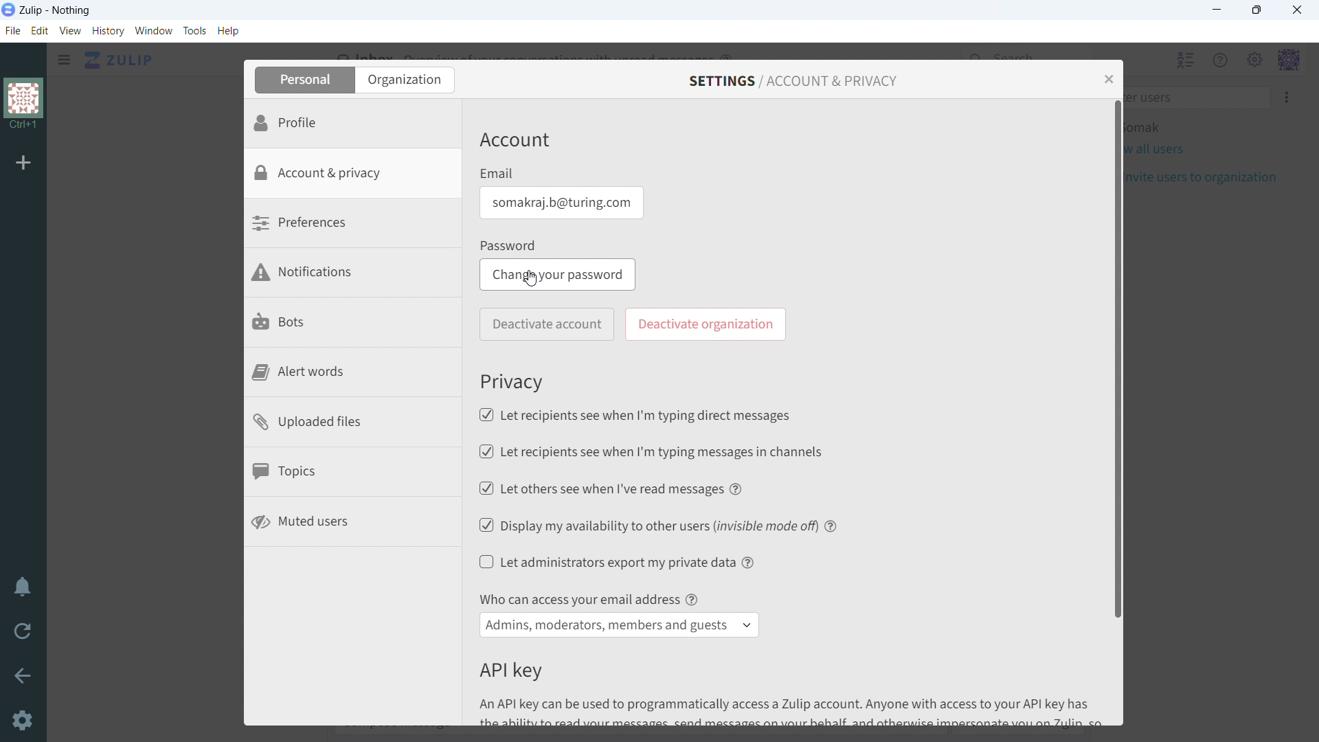  Describe the element at coordinates (607, 562) in the screenshot. I see `let administrators export my private data` at that location.